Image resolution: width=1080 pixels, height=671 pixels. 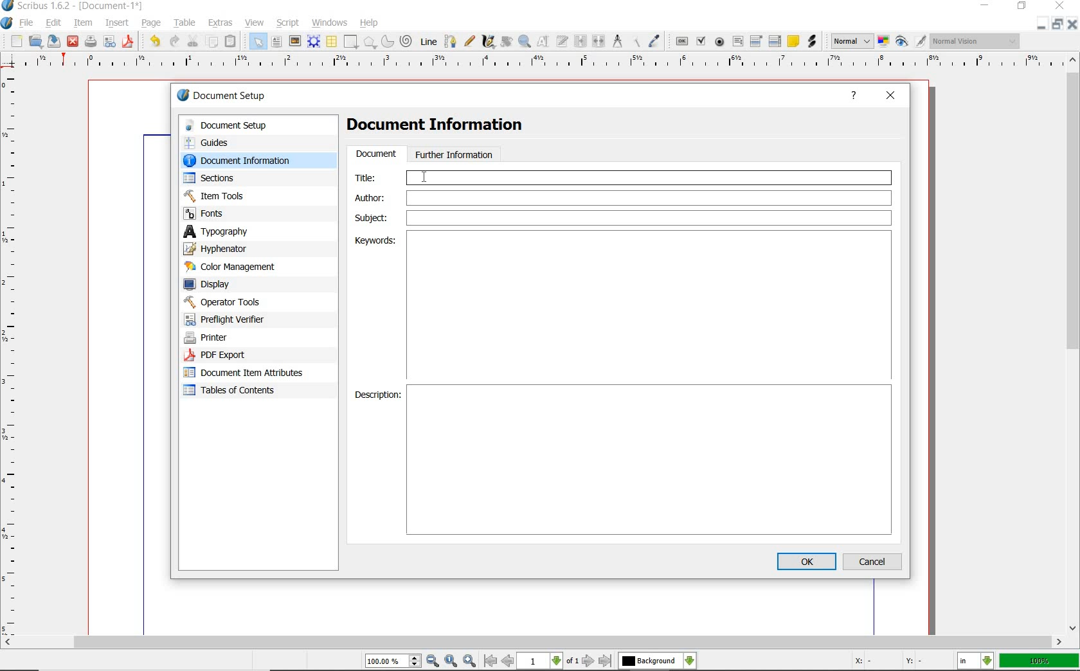 I want to click on print, so click(x=91, y=42).